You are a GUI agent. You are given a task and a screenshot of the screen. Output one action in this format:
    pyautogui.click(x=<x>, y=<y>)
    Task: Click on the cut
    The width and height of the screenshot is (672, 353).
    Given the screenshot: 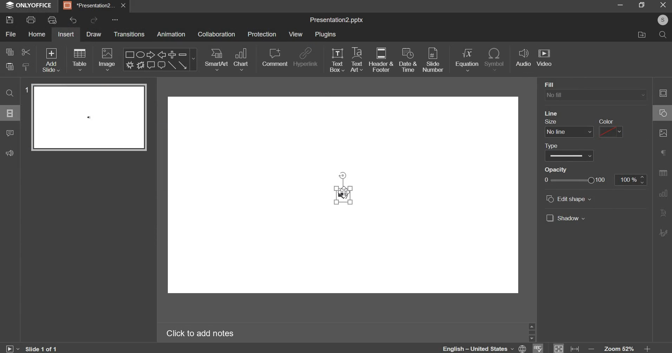 What is the action you would take?
    pyautogui.click(x=25, y=53)
    